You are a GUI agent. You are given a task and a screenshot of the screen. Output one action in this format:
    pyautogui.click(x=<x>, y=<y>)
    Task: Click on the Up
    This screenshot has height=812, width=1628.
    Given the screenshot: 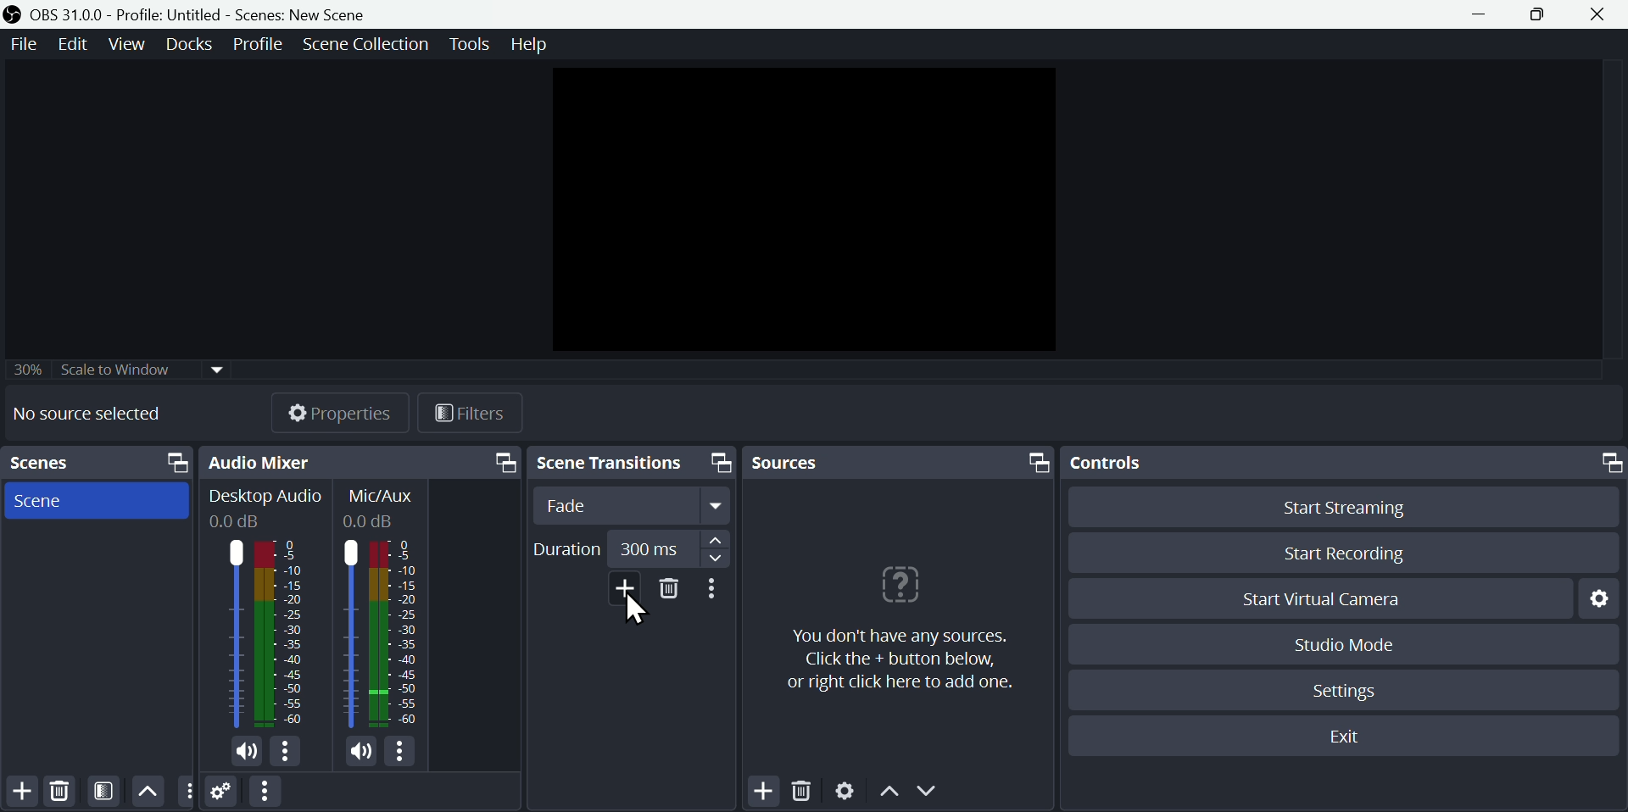 What is the action you would take?
    pyautogui.click(x=148, y=790)
    